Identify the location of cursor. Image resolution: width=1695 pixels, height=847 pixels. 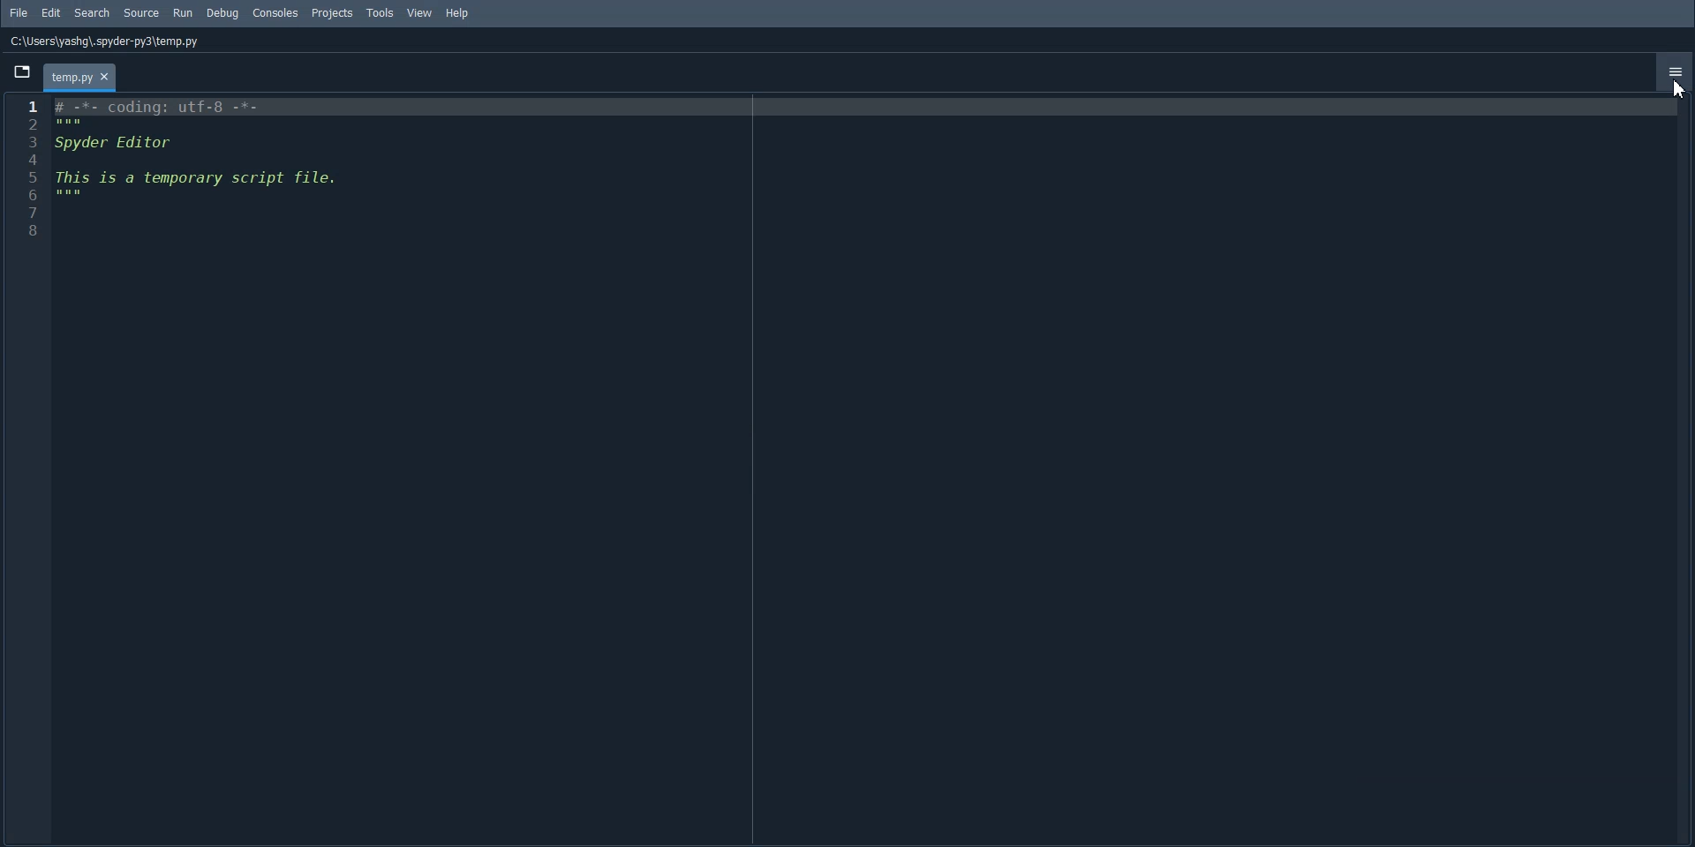
(1676, 92).